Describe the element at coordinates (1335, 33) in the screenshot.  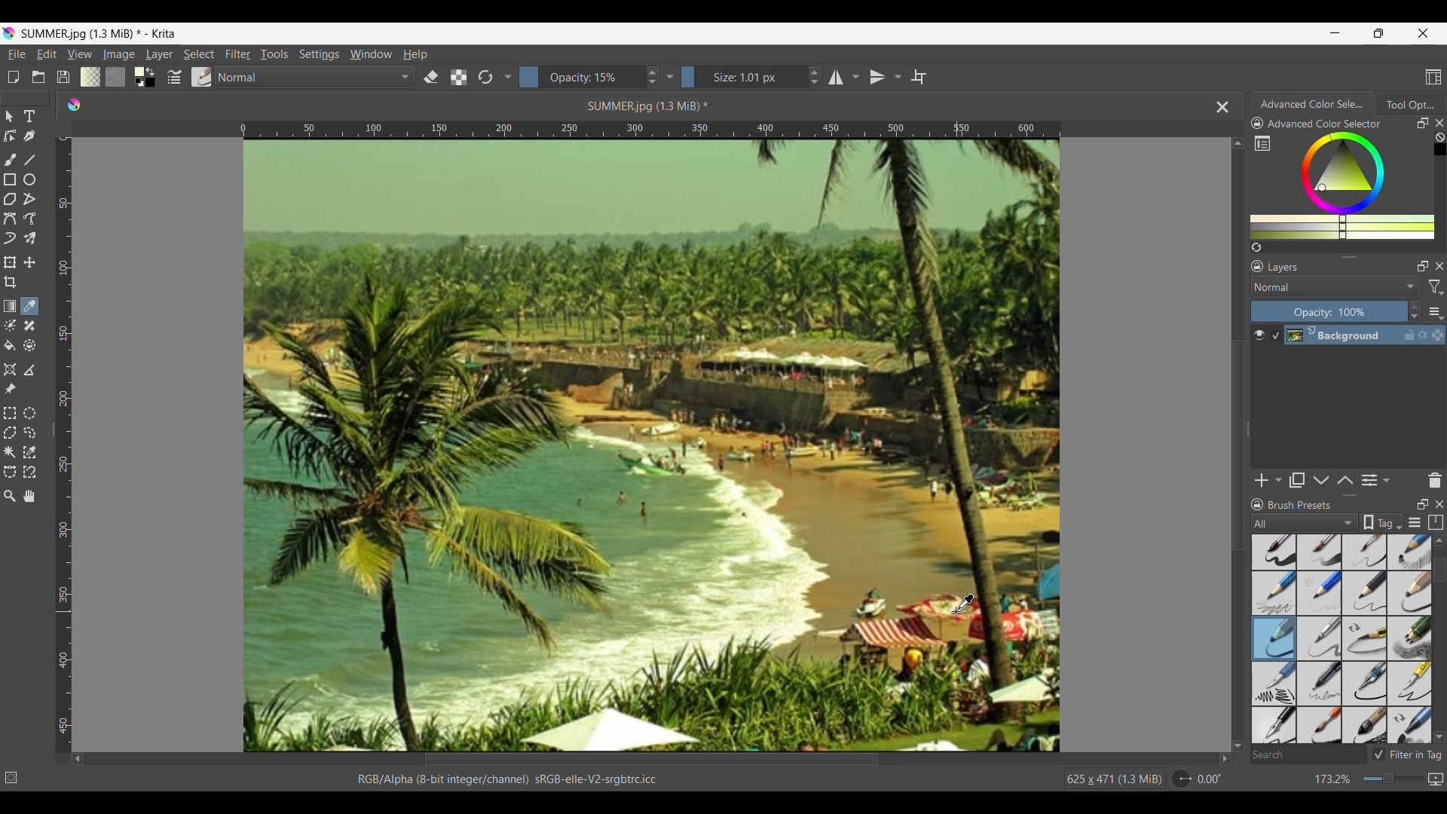
I see `Minimize` at that location.